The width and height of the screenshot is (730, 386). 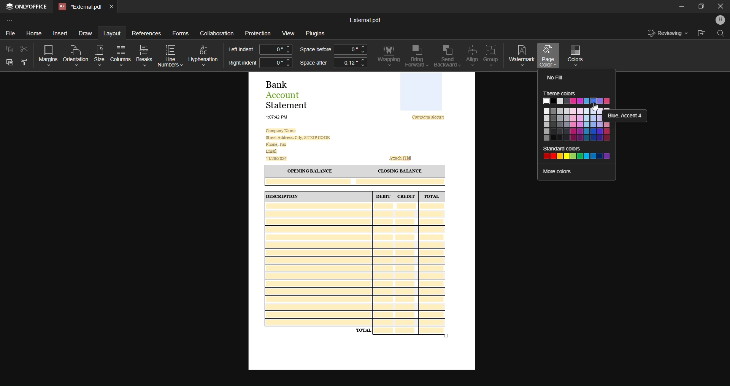 What do you see at coordinates (180, 32) in the screenshot?
I see `Forms` at bounding box center [180, 32].